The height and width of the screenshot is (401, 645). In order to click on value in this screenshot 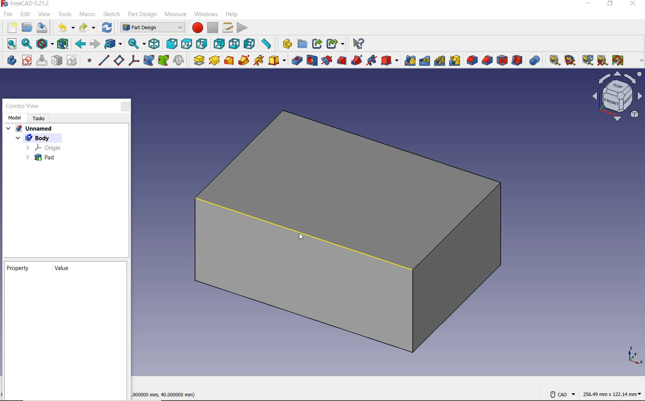, I will do `click(66, 268)`.